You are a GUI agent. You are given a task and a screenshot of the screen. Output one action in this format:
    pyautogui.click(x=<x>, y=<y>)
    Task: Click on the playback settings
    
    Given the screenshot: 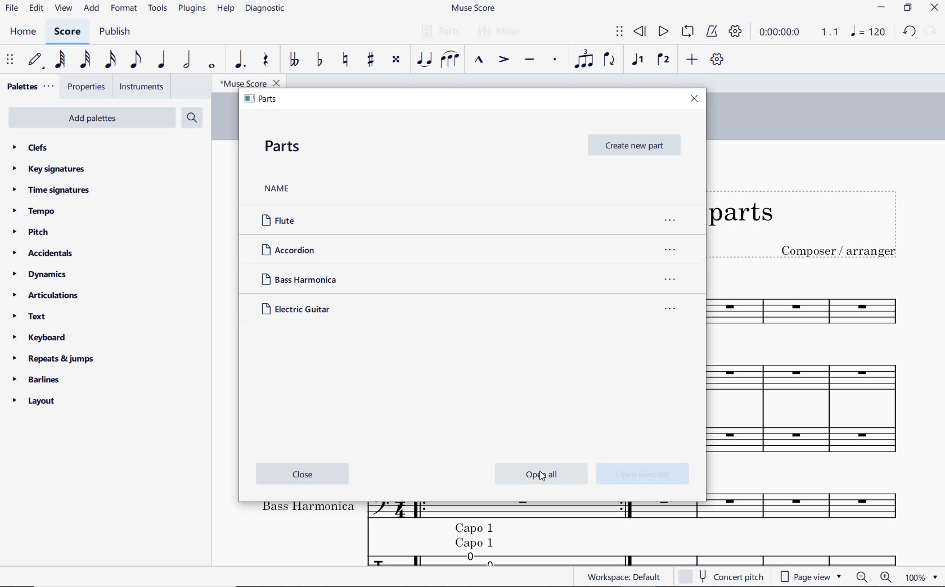 What is the action you would take?
    pyautogui.click(x=735, y=30)
    